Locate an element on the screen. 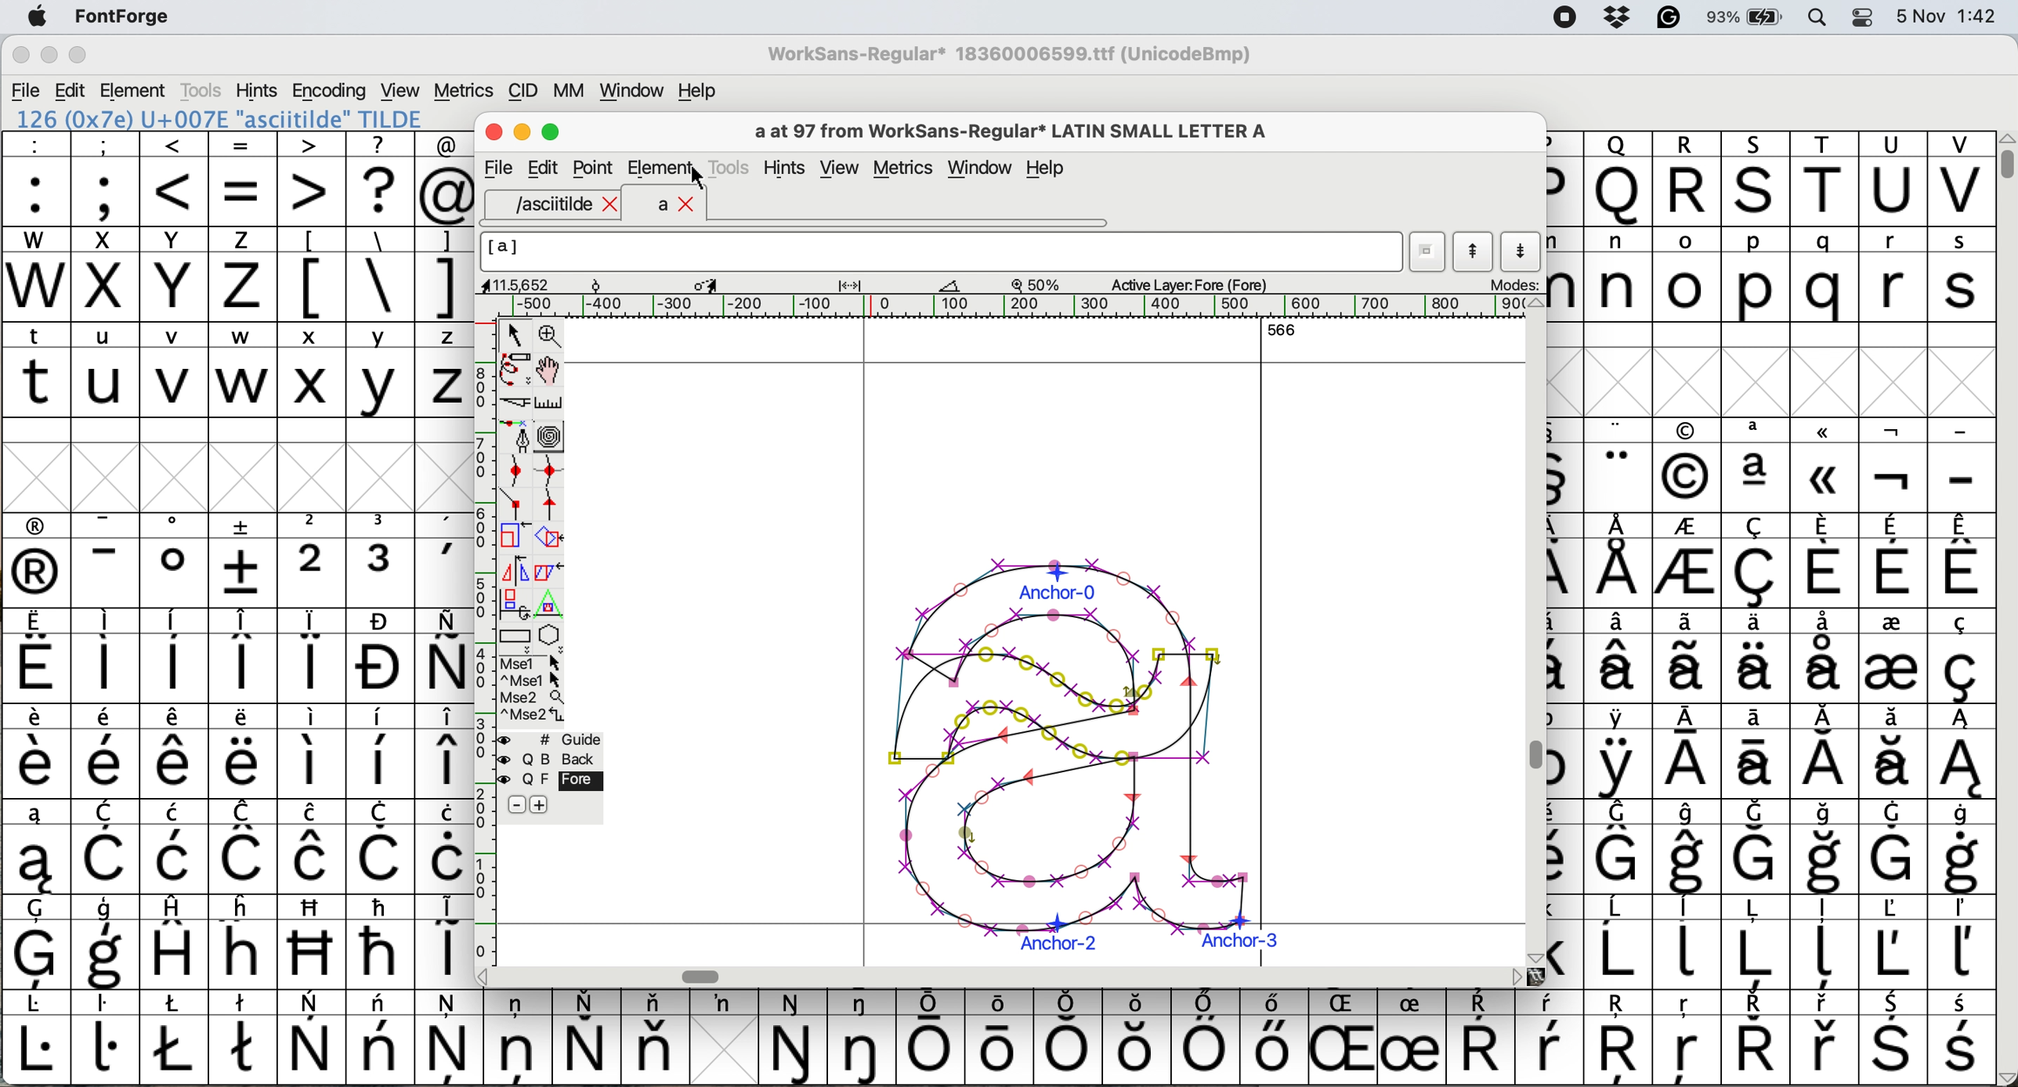  z is located at coordinates (243, 273).